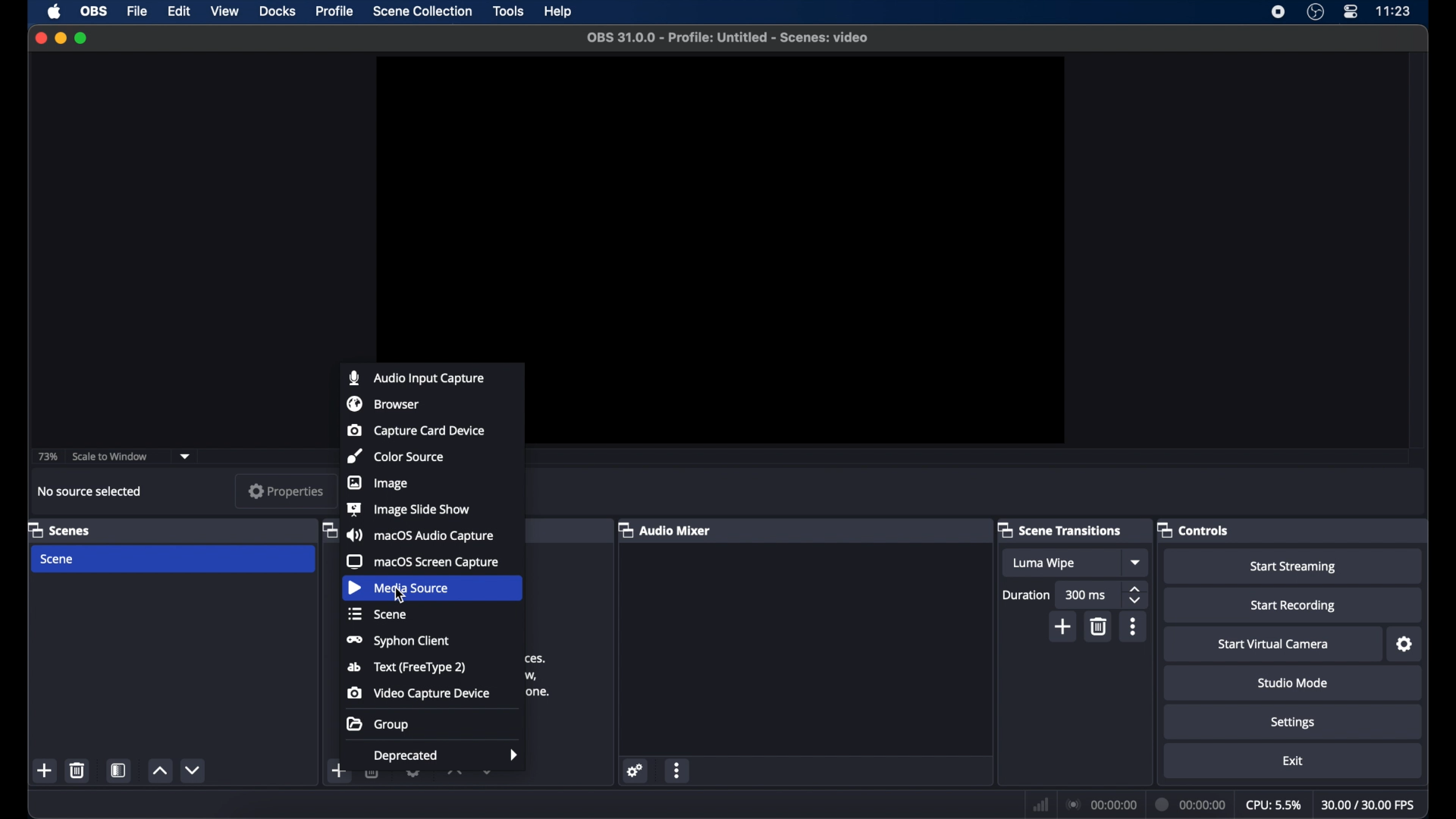 This screenshot has height=819, width=1456. I want to click on profile, so click(336, 11).